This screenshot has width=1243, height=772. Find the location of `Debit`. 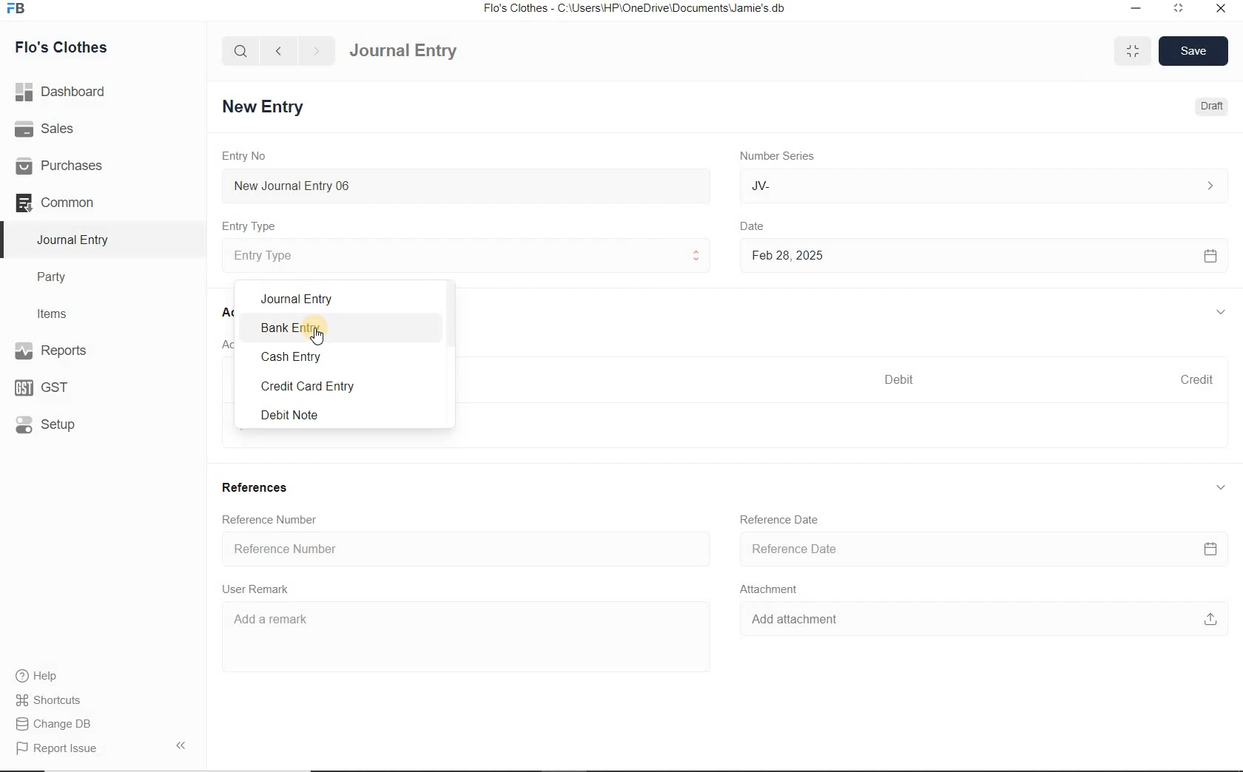

Debit is located at coordinates (900, 379).